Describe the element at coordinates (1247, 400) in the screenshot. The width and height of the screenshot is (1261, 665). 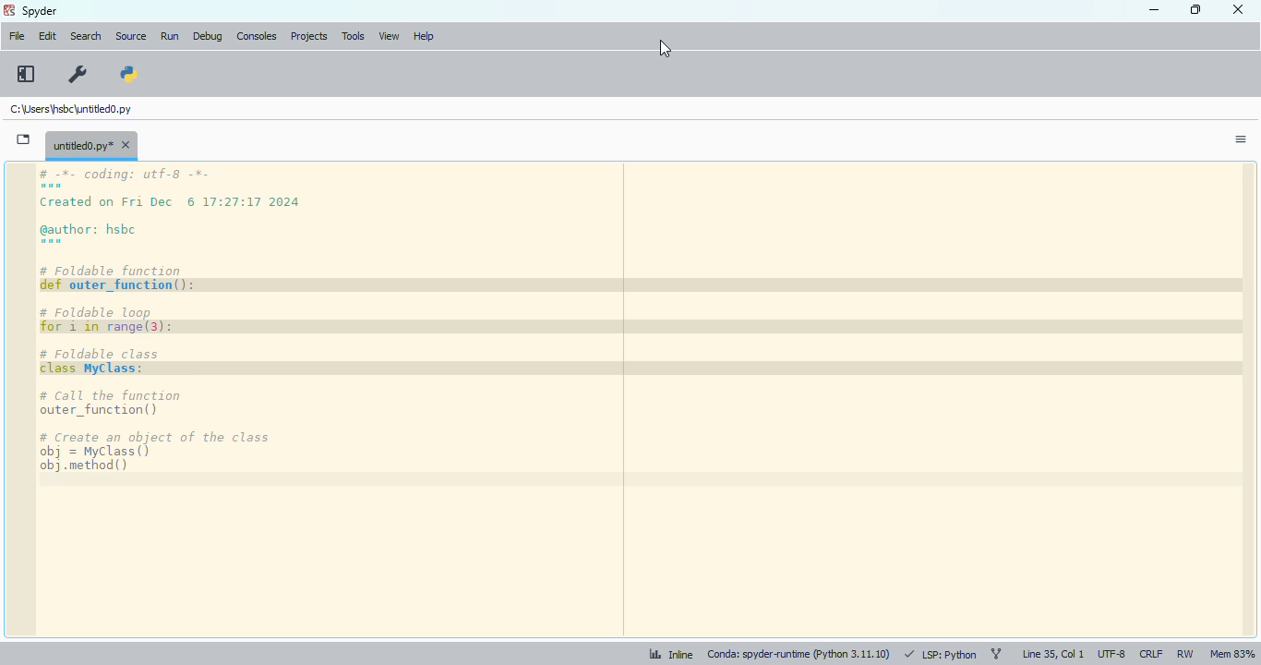
I see `scrollbar` at that location.